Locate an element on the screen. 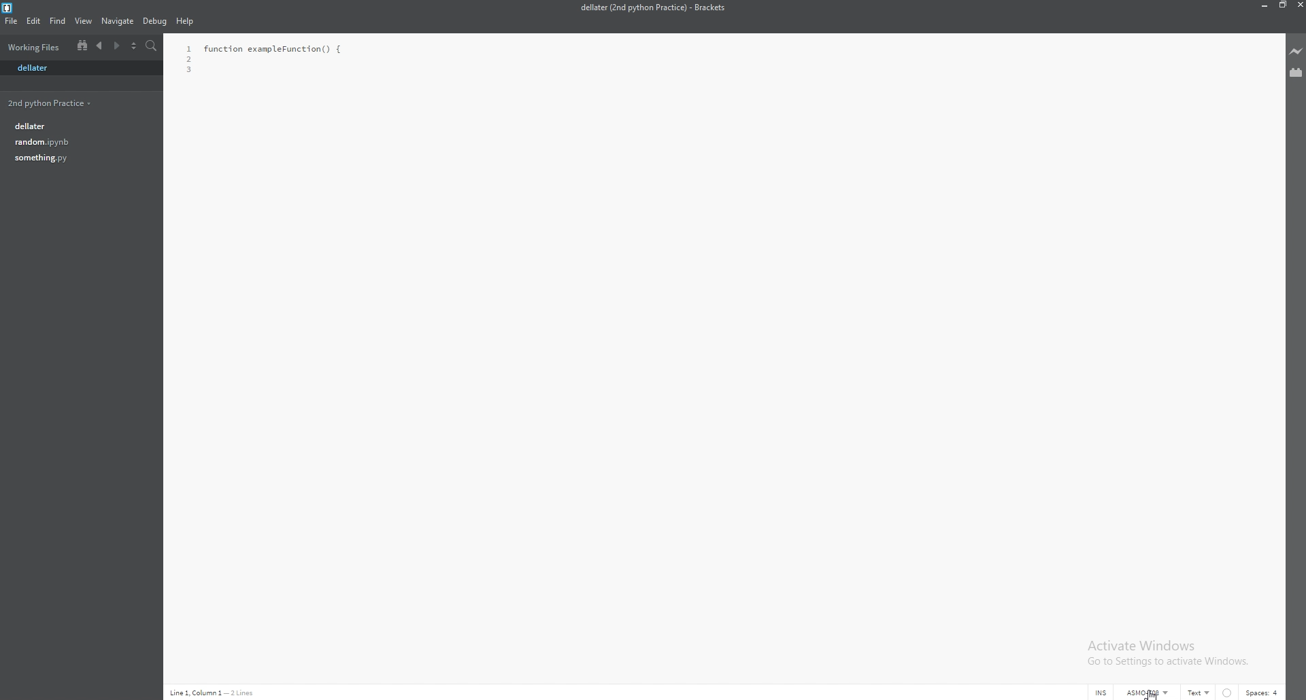  previous is located at coordinates (98, 46).